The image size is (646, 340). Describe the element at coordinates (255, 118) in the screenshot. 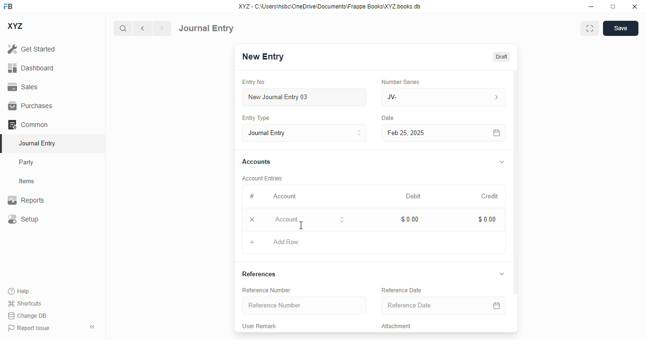

I see `entry type` at that location.